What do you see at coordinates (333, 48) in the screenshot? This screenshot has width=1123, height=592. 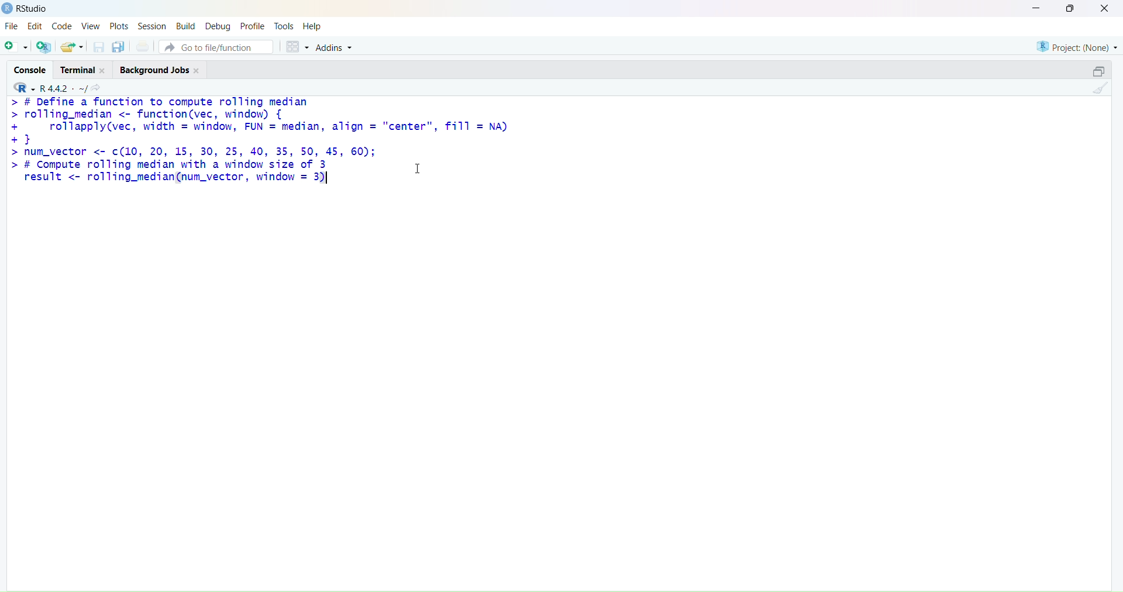 I see `addins` at bounding box center [333, 48].